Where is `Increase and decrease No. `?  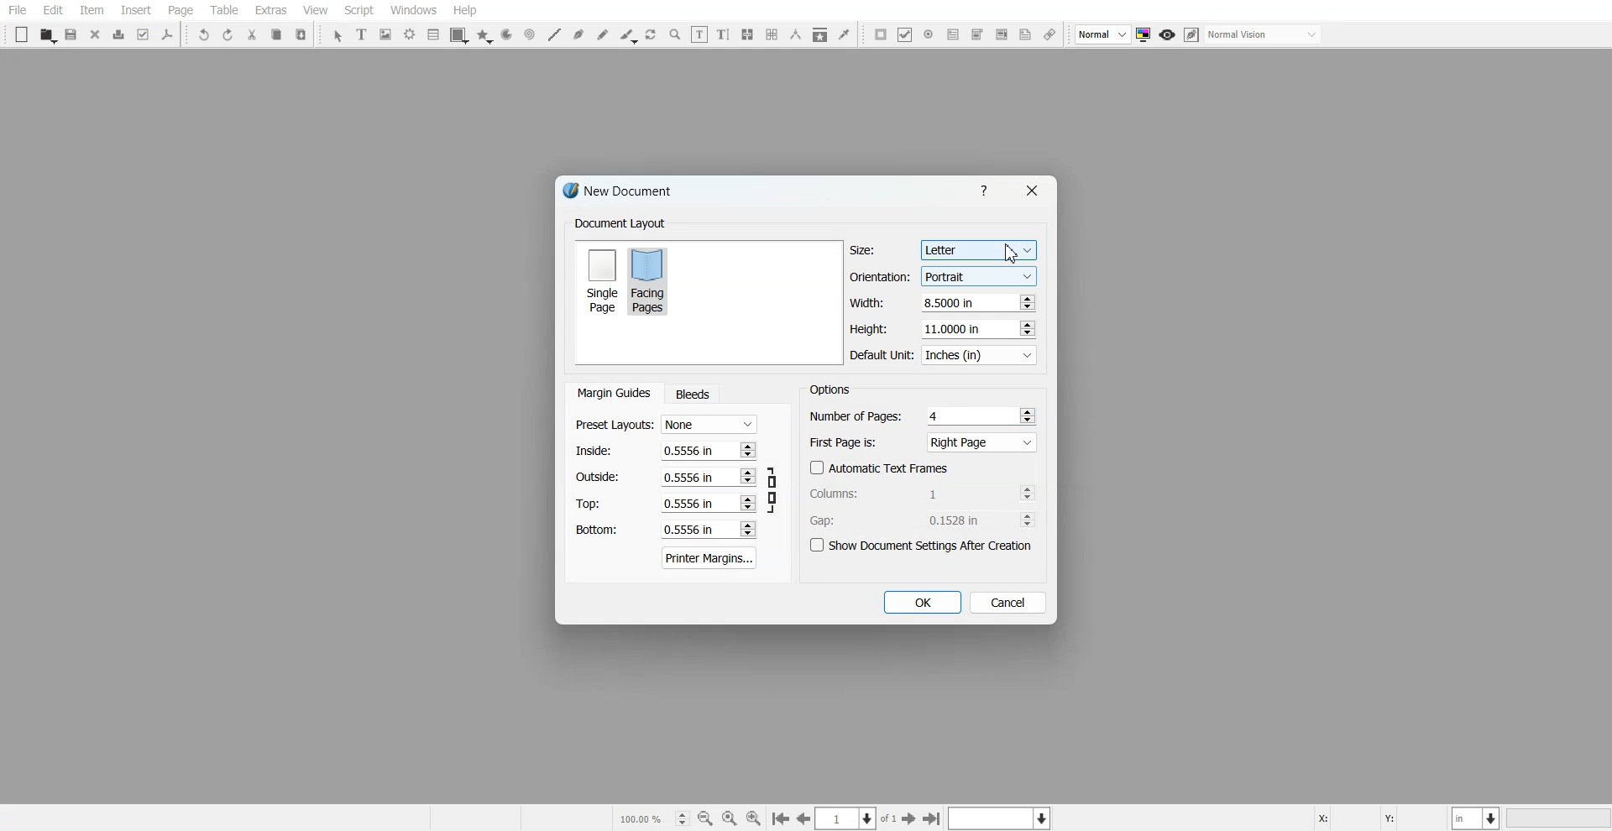 Increase and decrease No.  is located at coordinates (1026, 302).